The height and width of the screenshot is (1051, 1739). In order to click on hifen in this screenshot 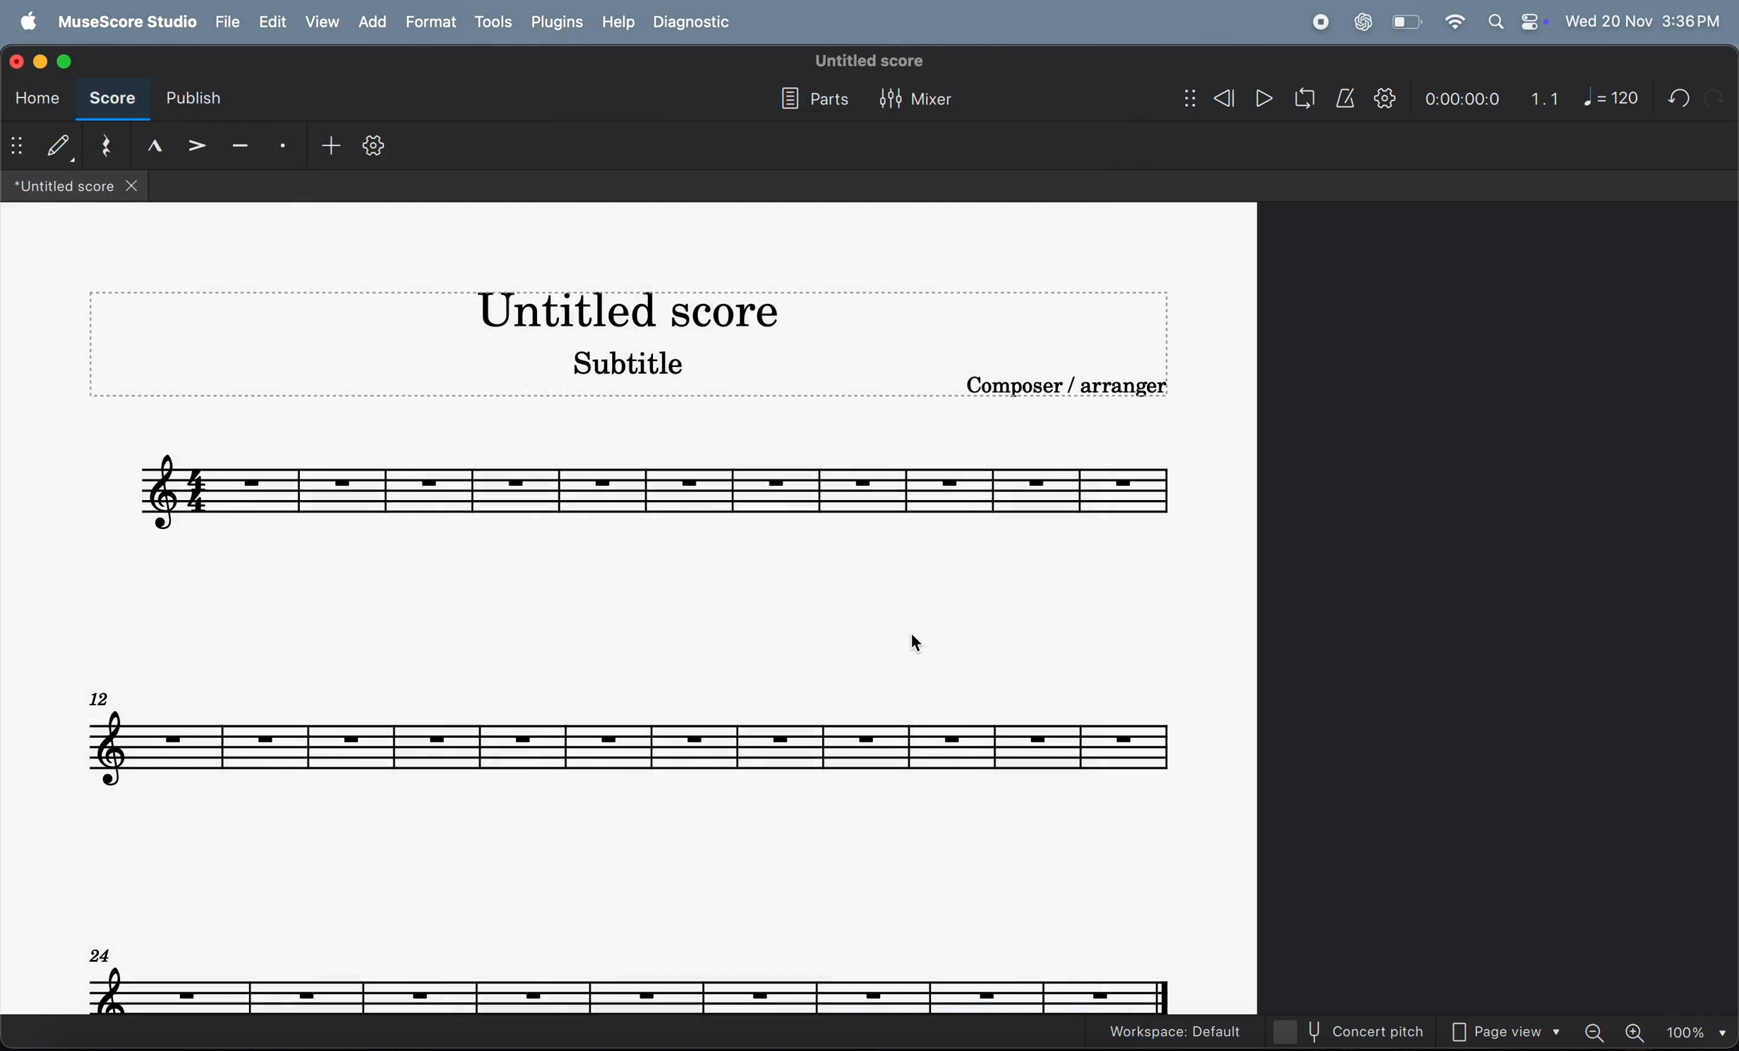, I will do `click(241, 147)`.